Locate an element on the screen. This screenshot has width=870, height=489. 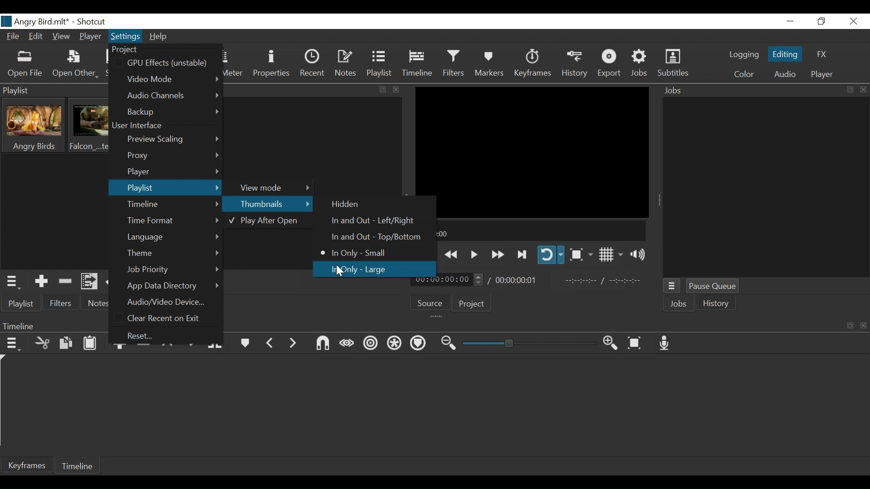
Copy is located at coordinates (66, 345).